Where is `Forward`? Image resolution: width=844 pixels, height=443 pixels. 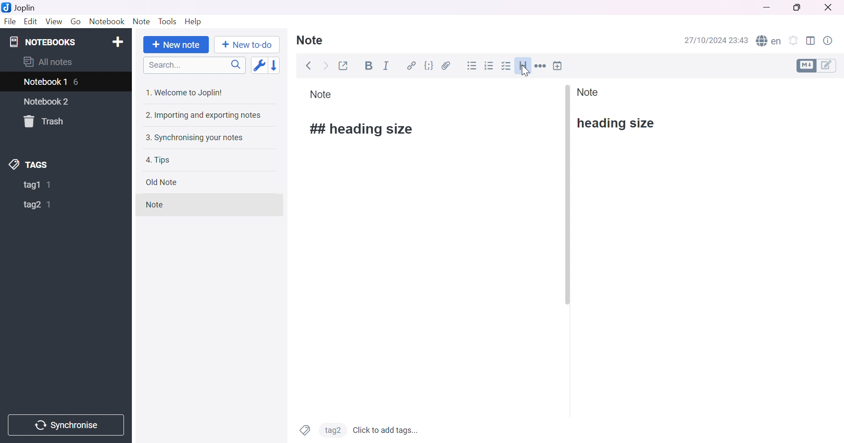
Forward is located at coordinates (325, 66).